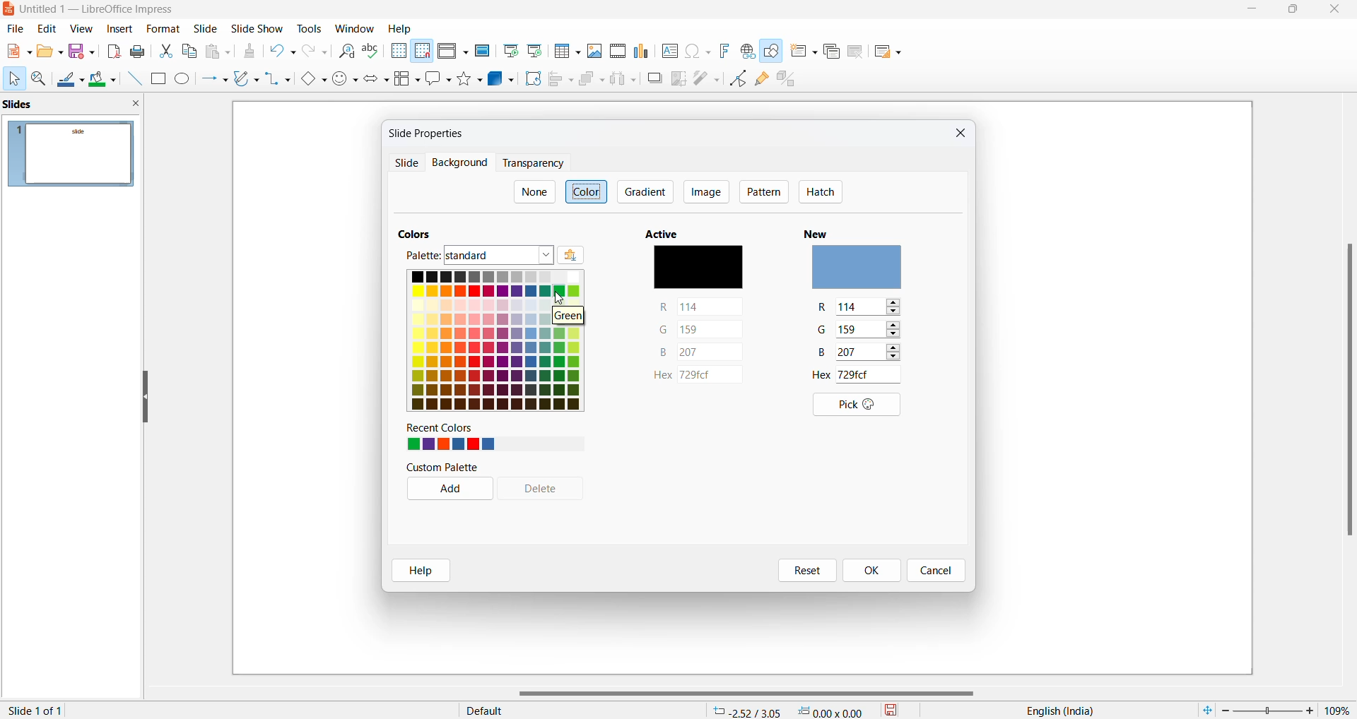 Image resolution: width=1357 pixels, height=719 pixels. What do you see at coordinates (158, 78) in the screenshot?
I see `rectangle ` at bounding box center [158, 78].